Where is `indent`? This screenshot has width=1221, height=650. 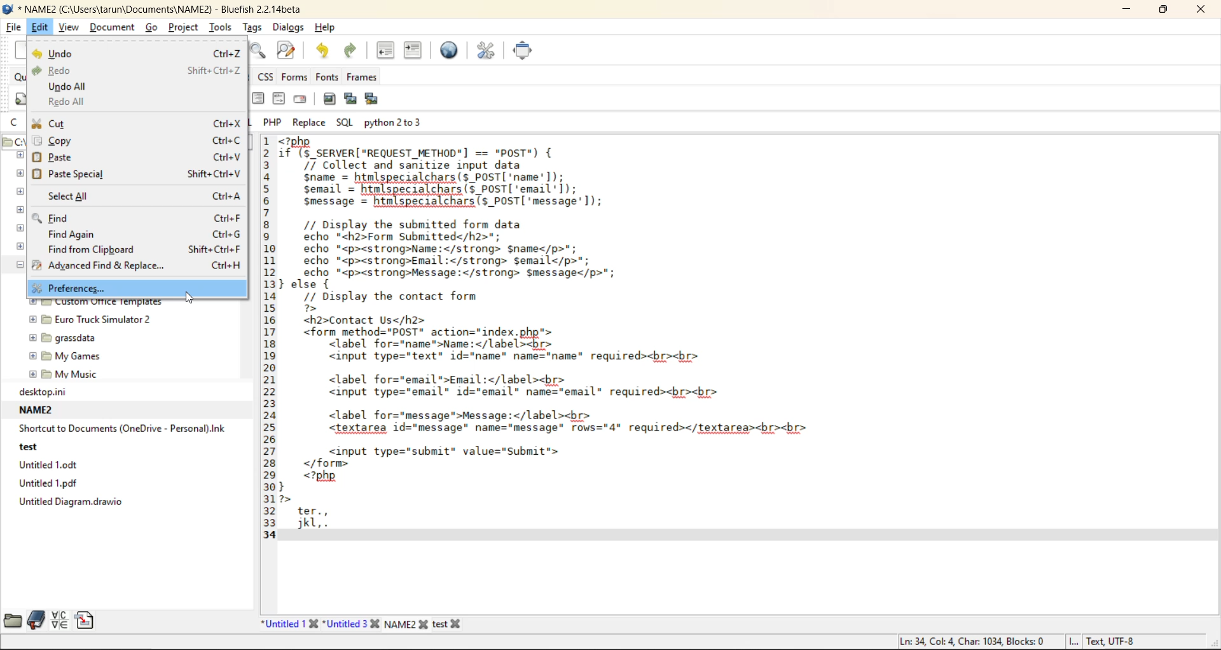 indent is located at coordinates (415, 51).